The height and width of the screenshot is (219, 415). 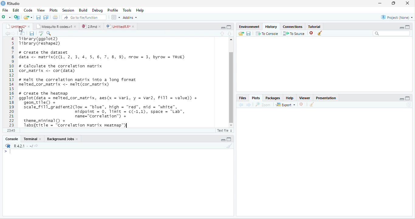 What do you see at coordinates (28, 18) in the screenshot?
I see `end file` at bounding box center [28, 18].